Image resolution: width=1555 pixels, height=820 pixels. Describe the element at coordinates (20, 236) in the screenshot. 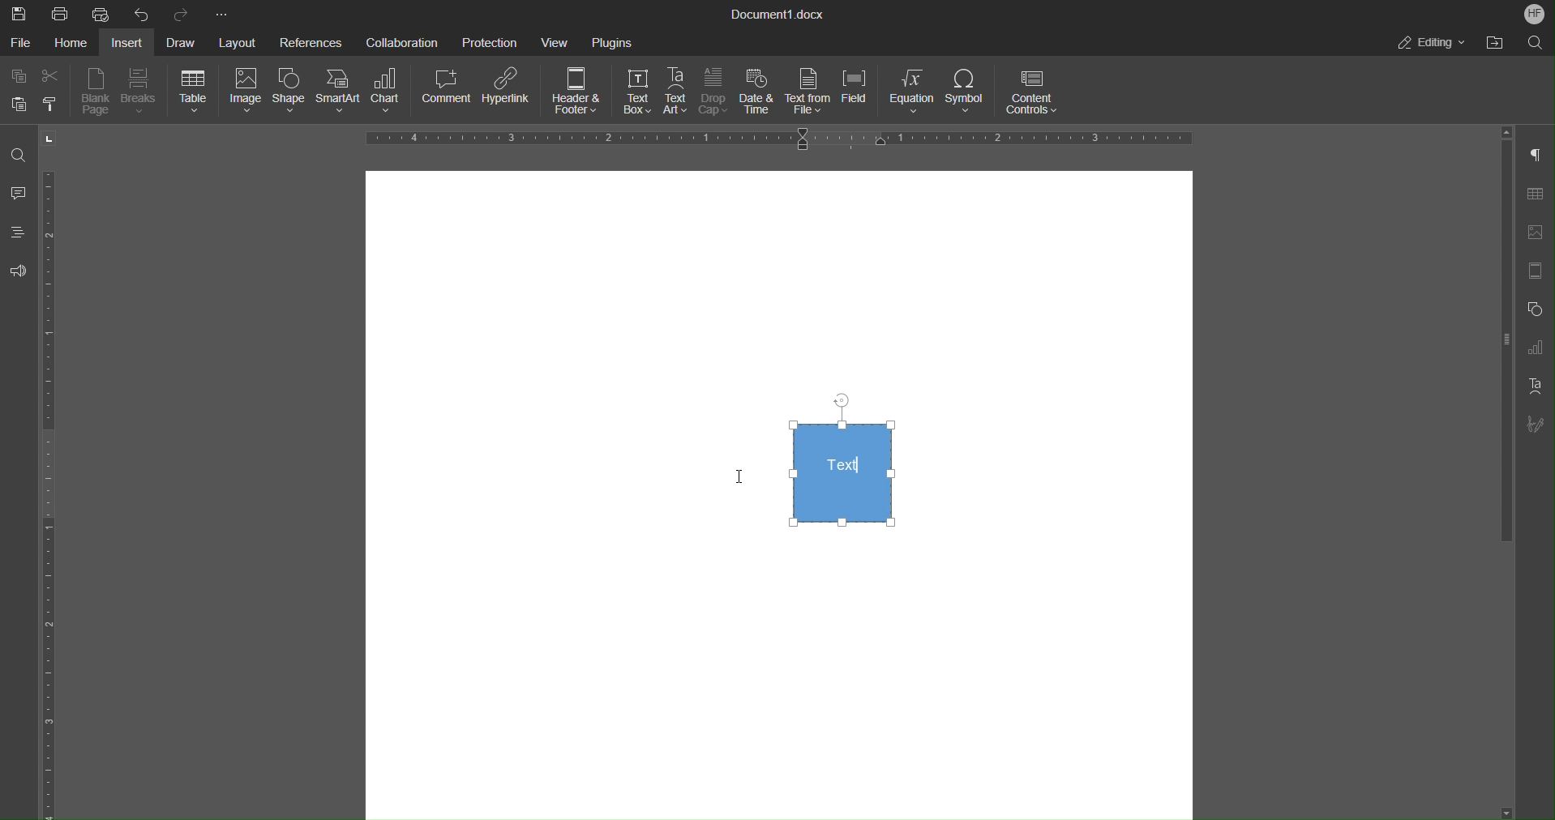

I see `Headings` at that location.